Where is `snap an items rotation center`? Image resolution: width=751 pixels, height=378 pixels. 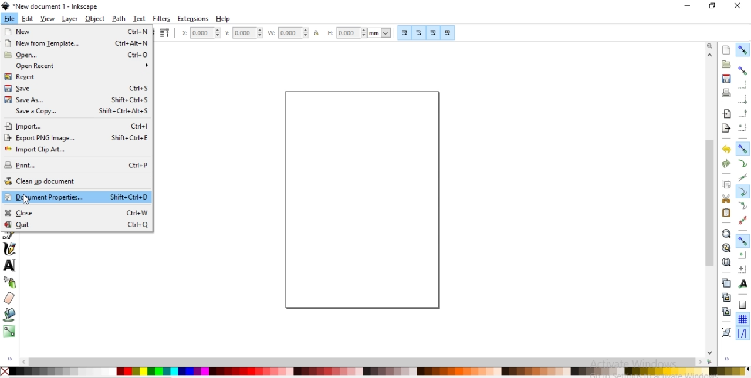
snap an items rotation center is located at coordinates (743, 269).